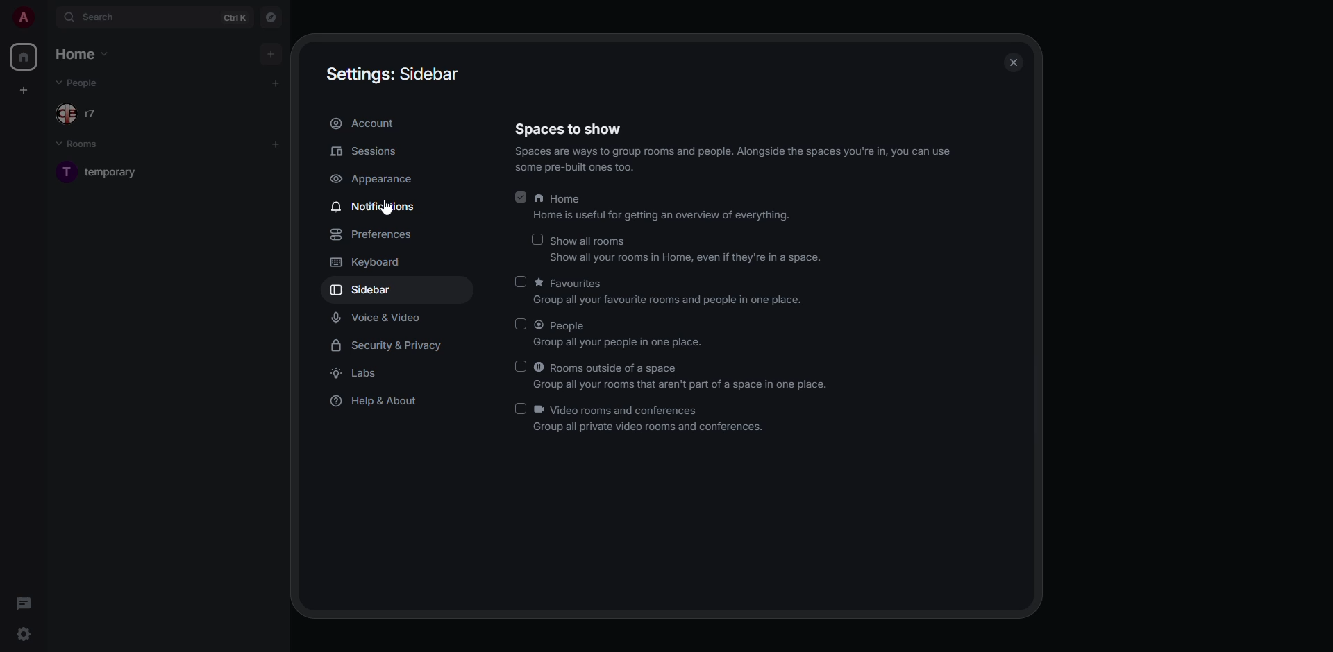 The height and width of the screenshot is (652, 1333). What do you see at coordinates (521, 409) in the screenshot?
I see `click to enable` at bounding box center [521, 409].